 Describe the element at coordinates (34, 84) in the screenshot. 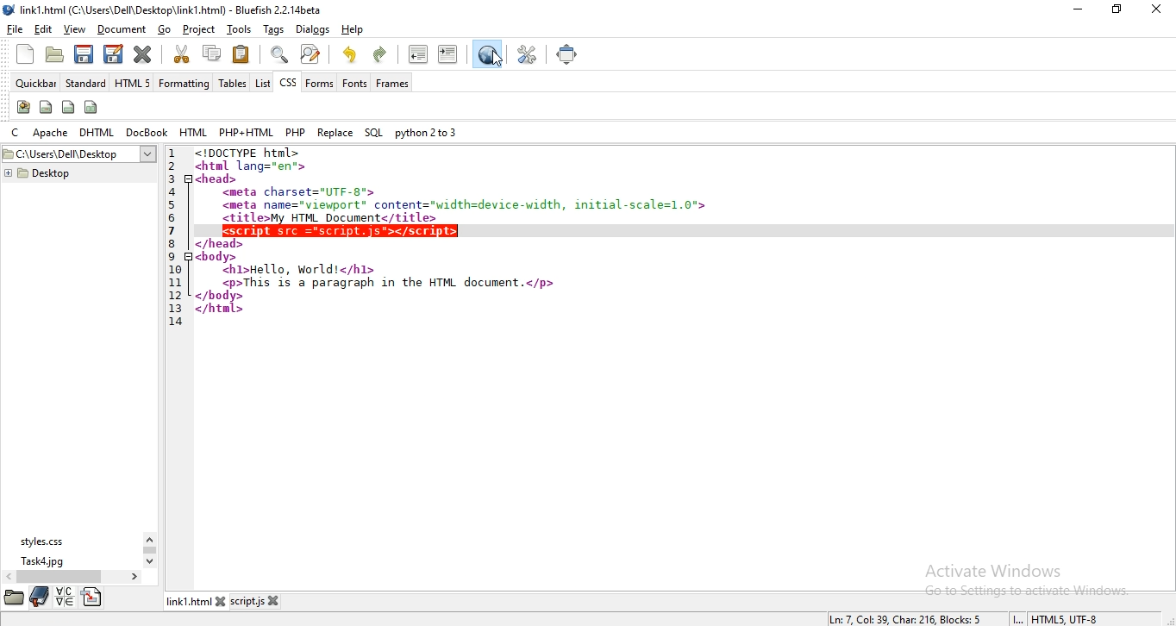

I see `quickbar` at that location.